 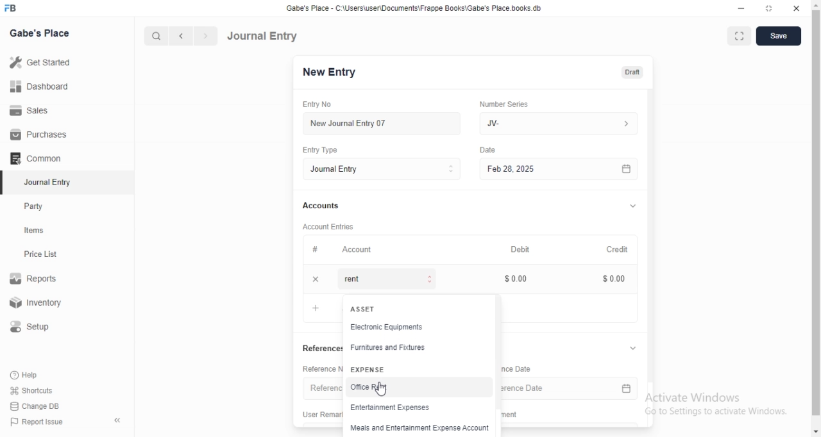 I want to click on $ 0.00, so click(x=520, y=279).